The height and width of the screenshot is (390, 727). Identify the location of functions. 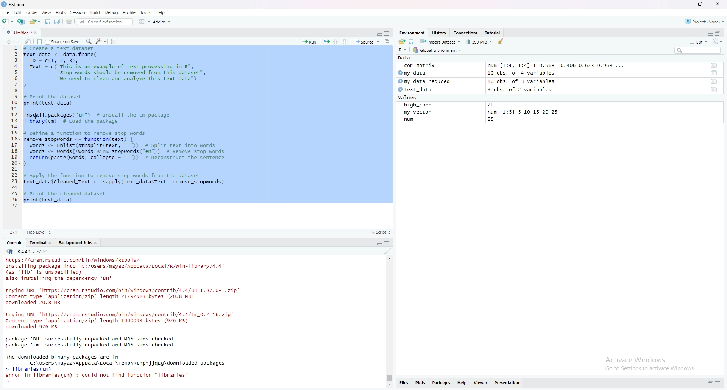
(714, 66).